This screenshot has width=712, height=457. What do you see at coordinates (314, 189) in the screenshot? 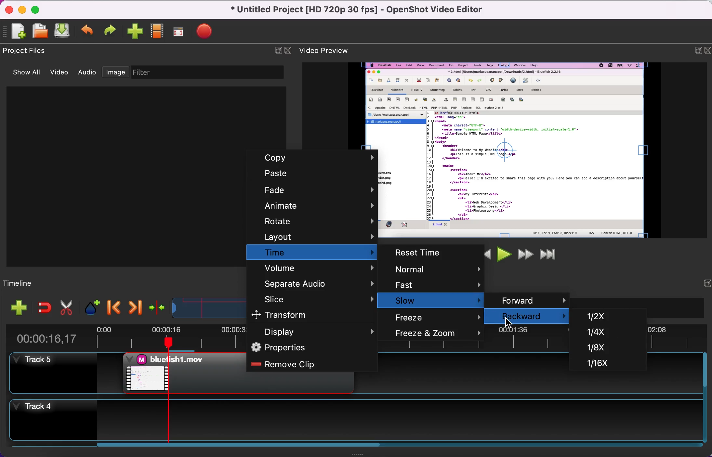
I see `fade` at bounding box center [314, 189].